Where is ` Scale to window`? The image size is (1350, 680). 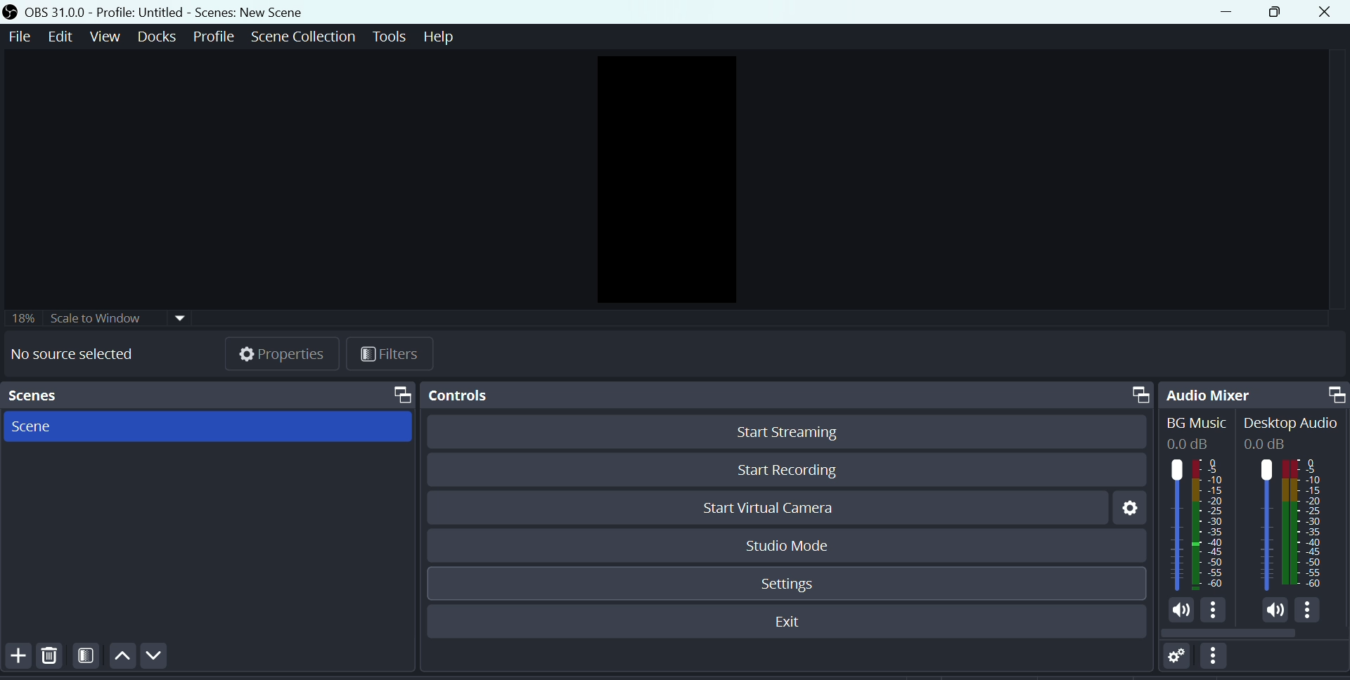
 Scale to window is located at coordinates (102, 318).